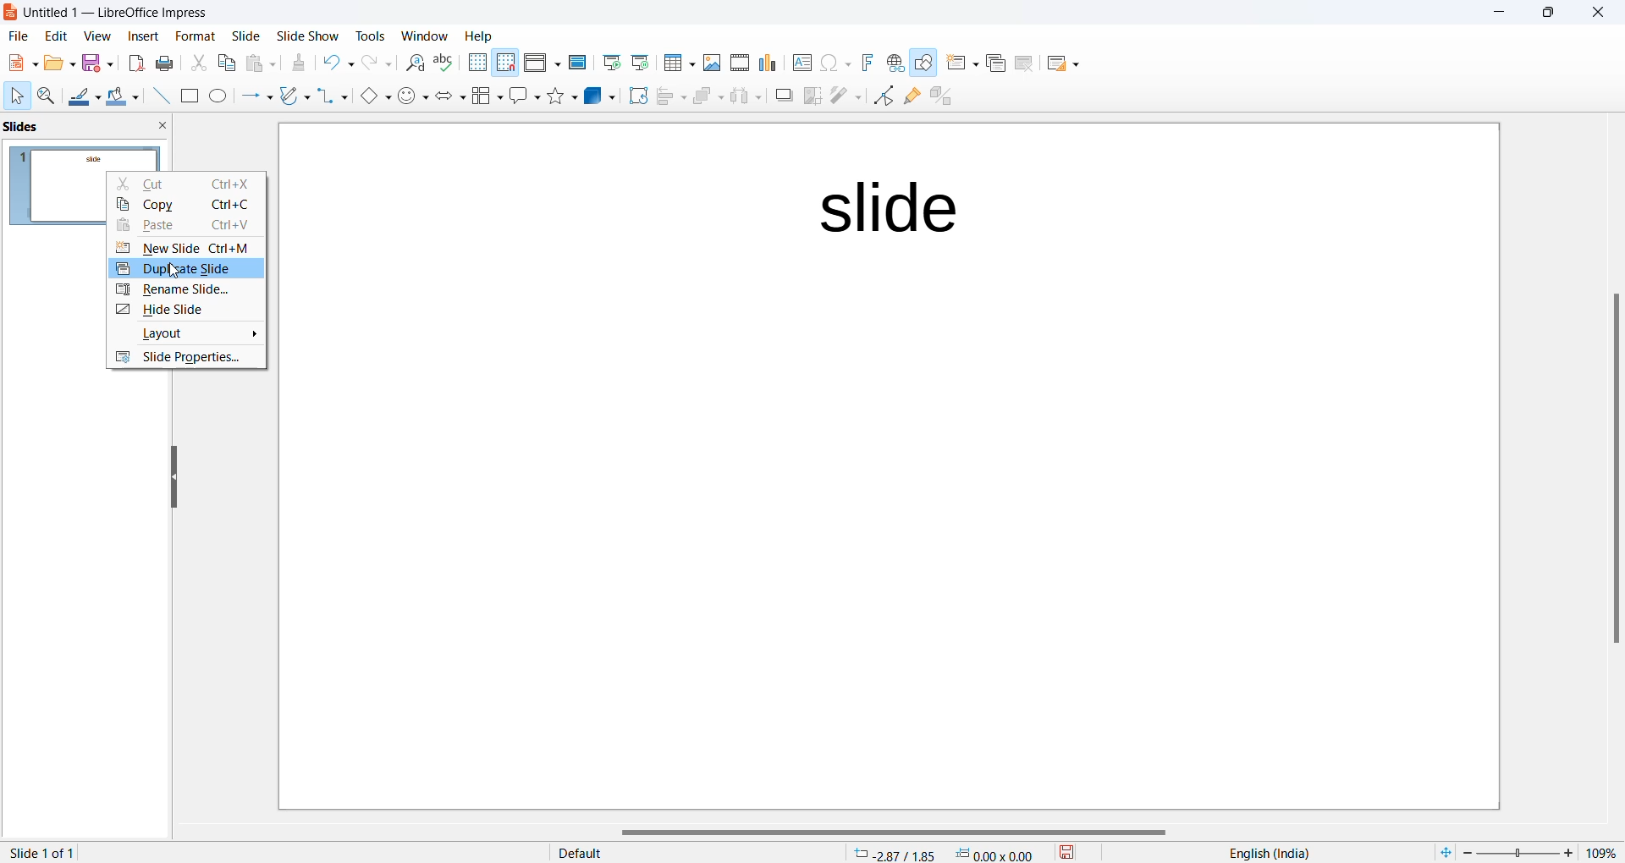 This screenshot has height=863, width=1625. What do you see at coordinates (639, 64) in the screenshot?
I see `Start from current slide` at bounding box center [639, 64].